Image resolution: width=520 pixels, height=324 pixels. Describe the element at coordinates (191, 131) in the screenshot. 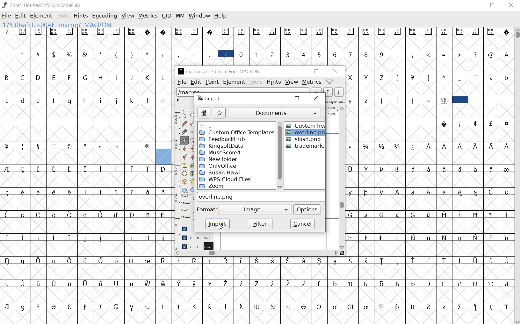

I see `ruler` at that location.